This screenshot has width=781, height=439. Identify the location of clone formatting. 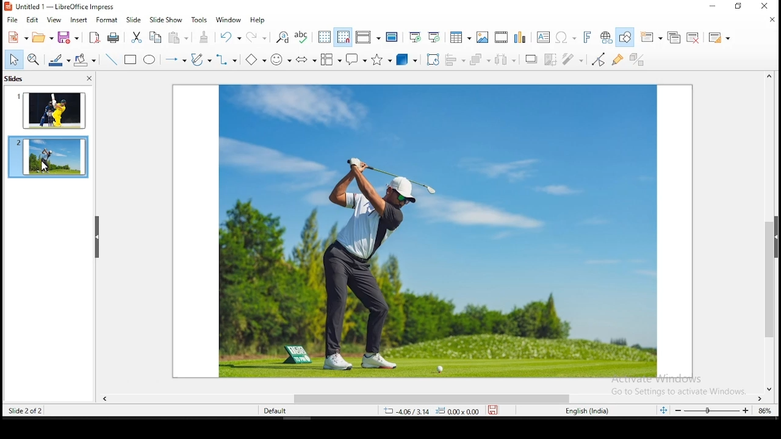
(203, 37).